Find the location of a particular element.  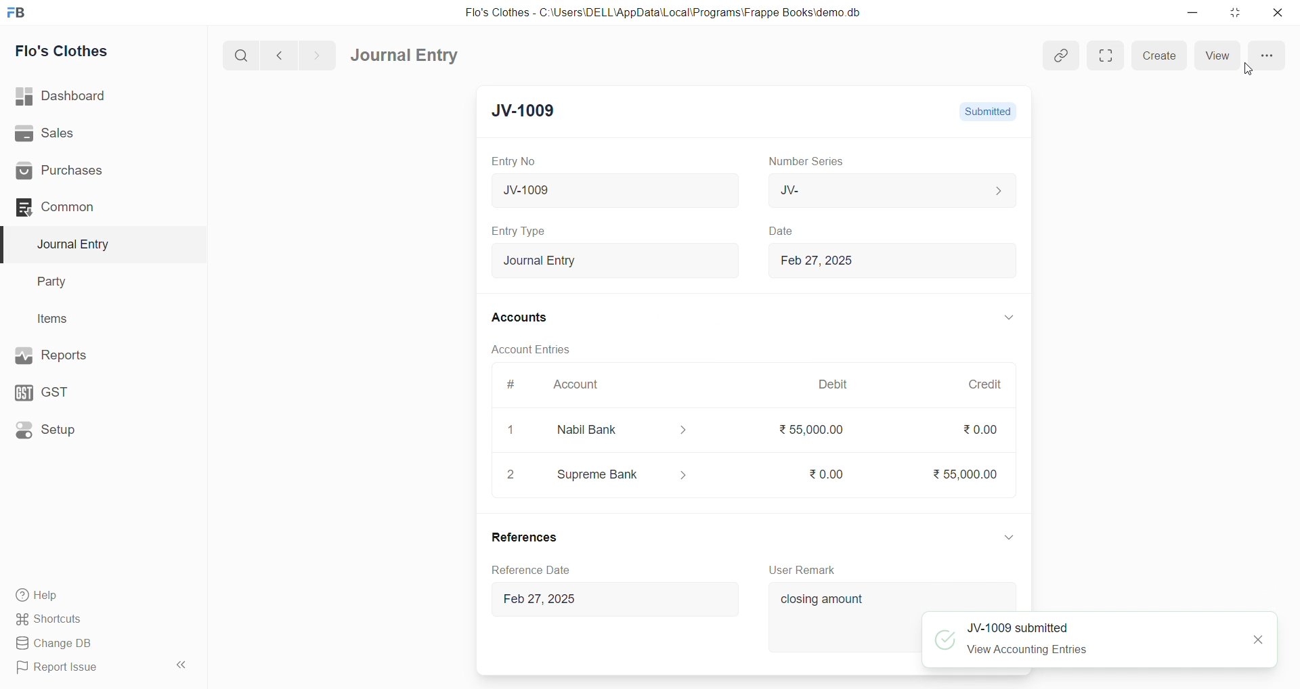

Sales is located at coordinates (81, 133).